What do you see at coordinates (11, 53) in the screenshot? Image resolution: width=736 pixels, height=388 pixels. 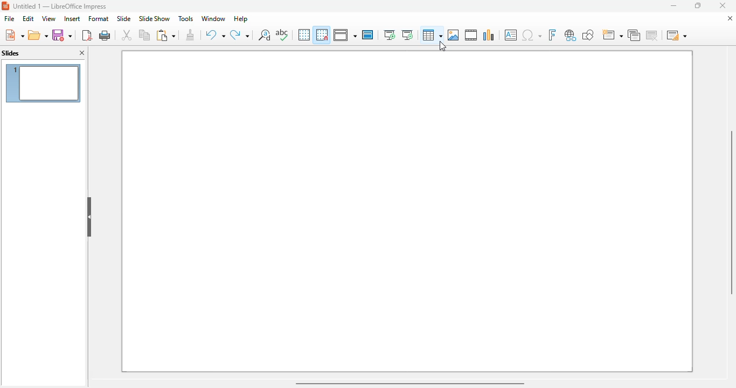 I see `slides` at bounding box center [11, 53].